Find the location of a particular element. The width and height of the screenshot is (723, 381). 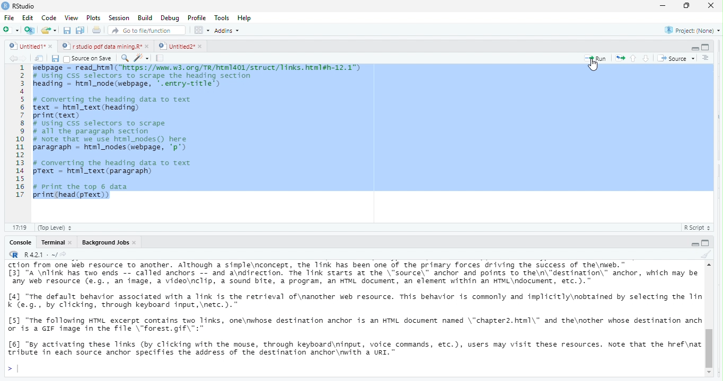

View is located at coordinates (70, 19).